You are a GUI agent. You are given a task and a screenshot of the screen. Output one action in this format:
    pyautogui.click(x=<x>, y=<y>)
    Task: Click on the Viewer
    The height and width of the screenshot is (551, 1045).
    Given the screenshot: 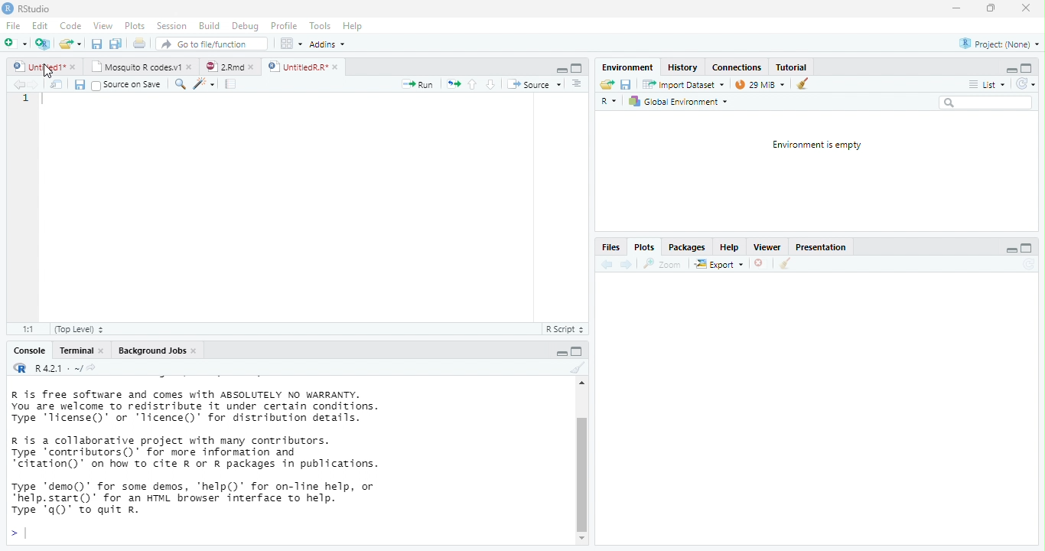 What is the action you would take?
    pyautogui.click(x=767, y=247)
    